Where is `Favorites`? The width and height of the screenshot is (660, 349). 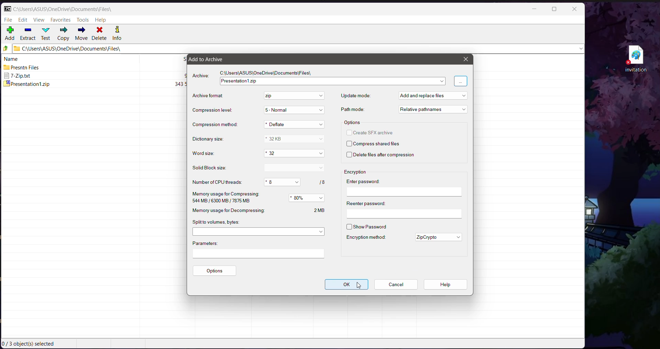
Favorites is located at coordinates (61, 20).